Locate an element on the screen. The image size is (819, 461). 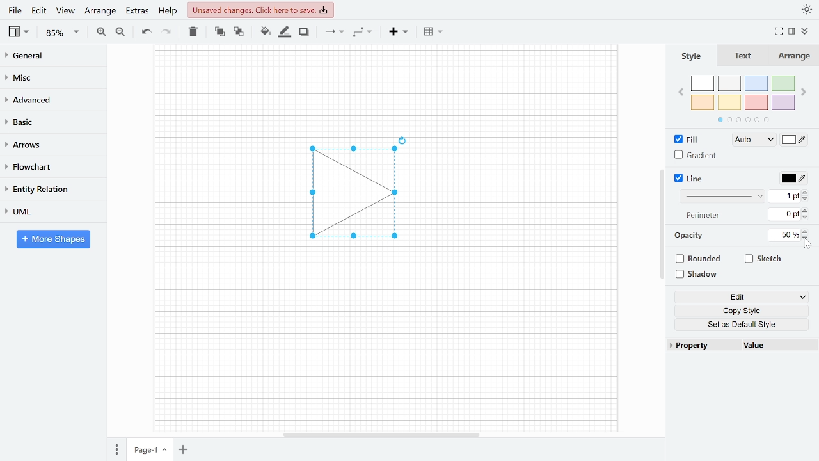
Zoom in is located at coordinates (101, 31).